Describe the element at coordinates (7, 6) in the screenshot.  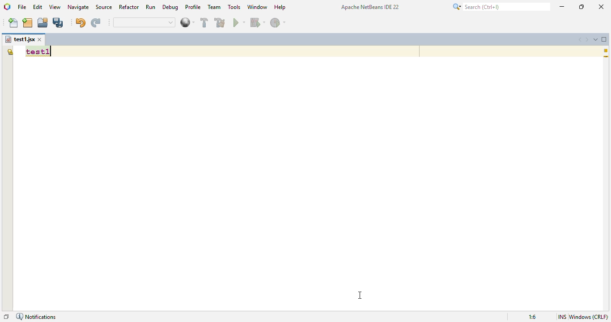
I see `logo` at that location.